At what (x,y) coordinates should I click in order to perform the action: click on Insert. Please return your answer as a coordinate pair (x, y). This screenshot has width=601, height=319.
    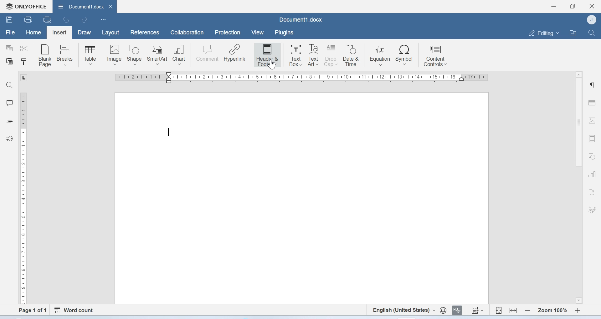
    Looking at the image, I should click on (60, 32).